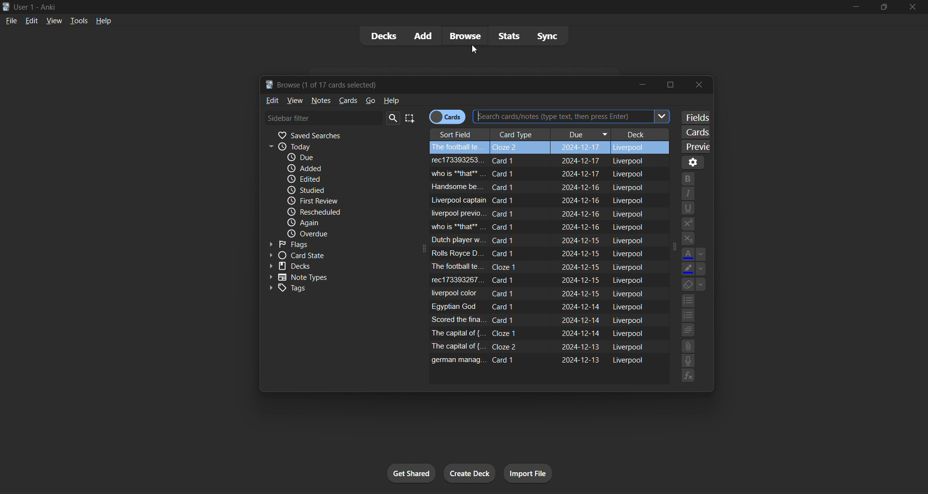 The width and height of the screenshot is (928, 494). Describe the element at coordinates (330, 116) in the screenshot. I see `card filter search bar` at that location.